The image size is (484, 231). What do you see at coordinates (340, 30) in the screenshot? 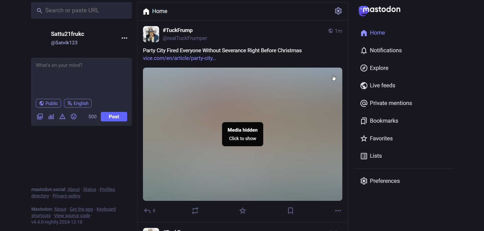
I see `posted time` at bounding box center [340, 30].